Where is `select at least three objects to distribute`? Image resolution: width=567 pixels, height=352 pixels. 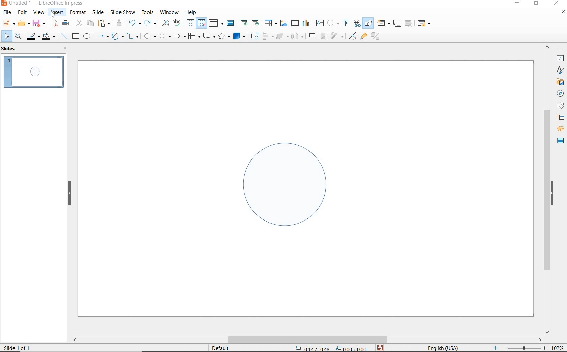
select at least three objects to distribute is located at coordinates (297, 36).